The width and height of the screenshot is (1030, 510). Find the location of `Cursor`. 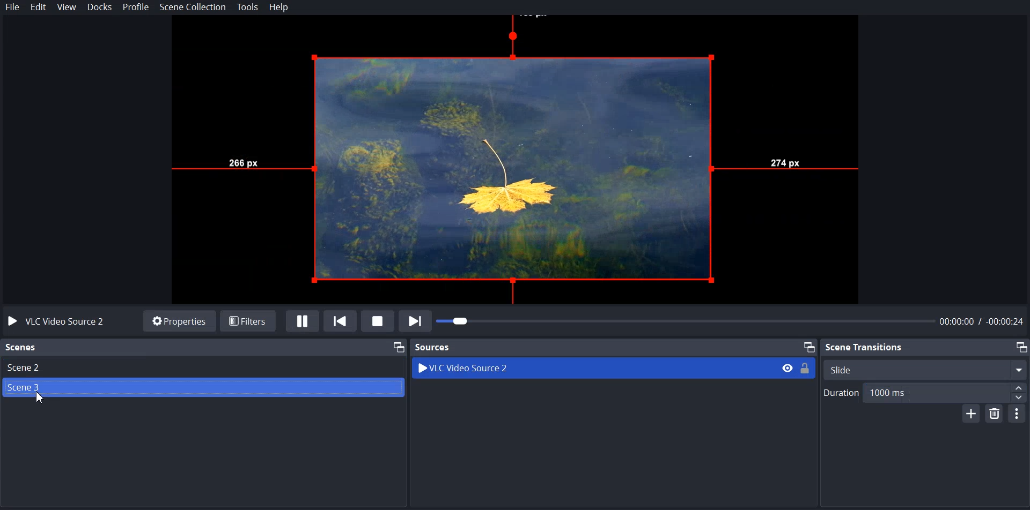

Cursor is located at coordinates (41, 397).